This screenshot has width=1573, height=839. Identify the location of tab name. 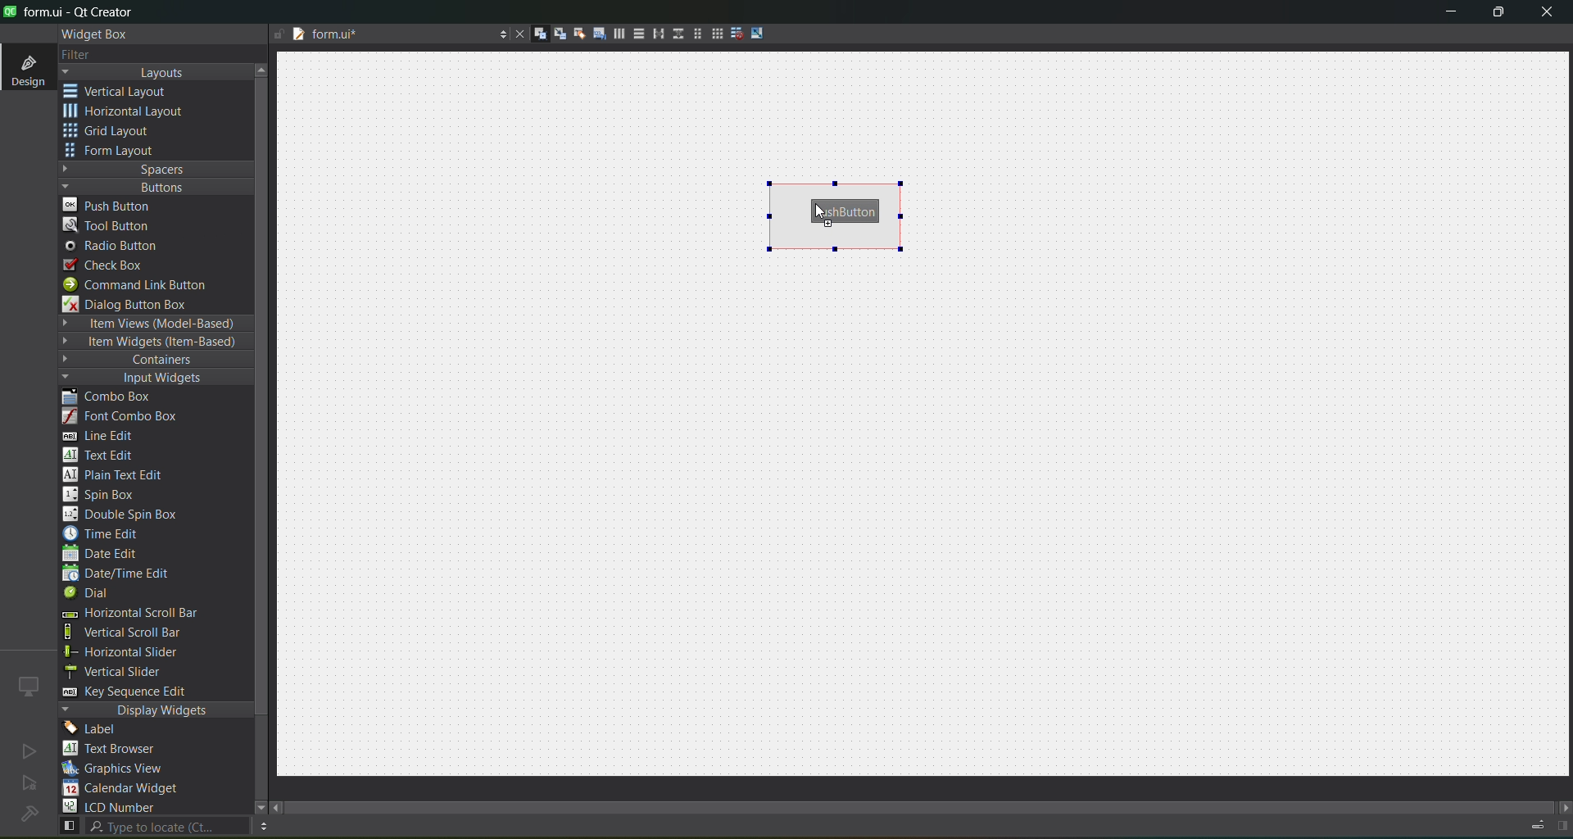
(388, 35).